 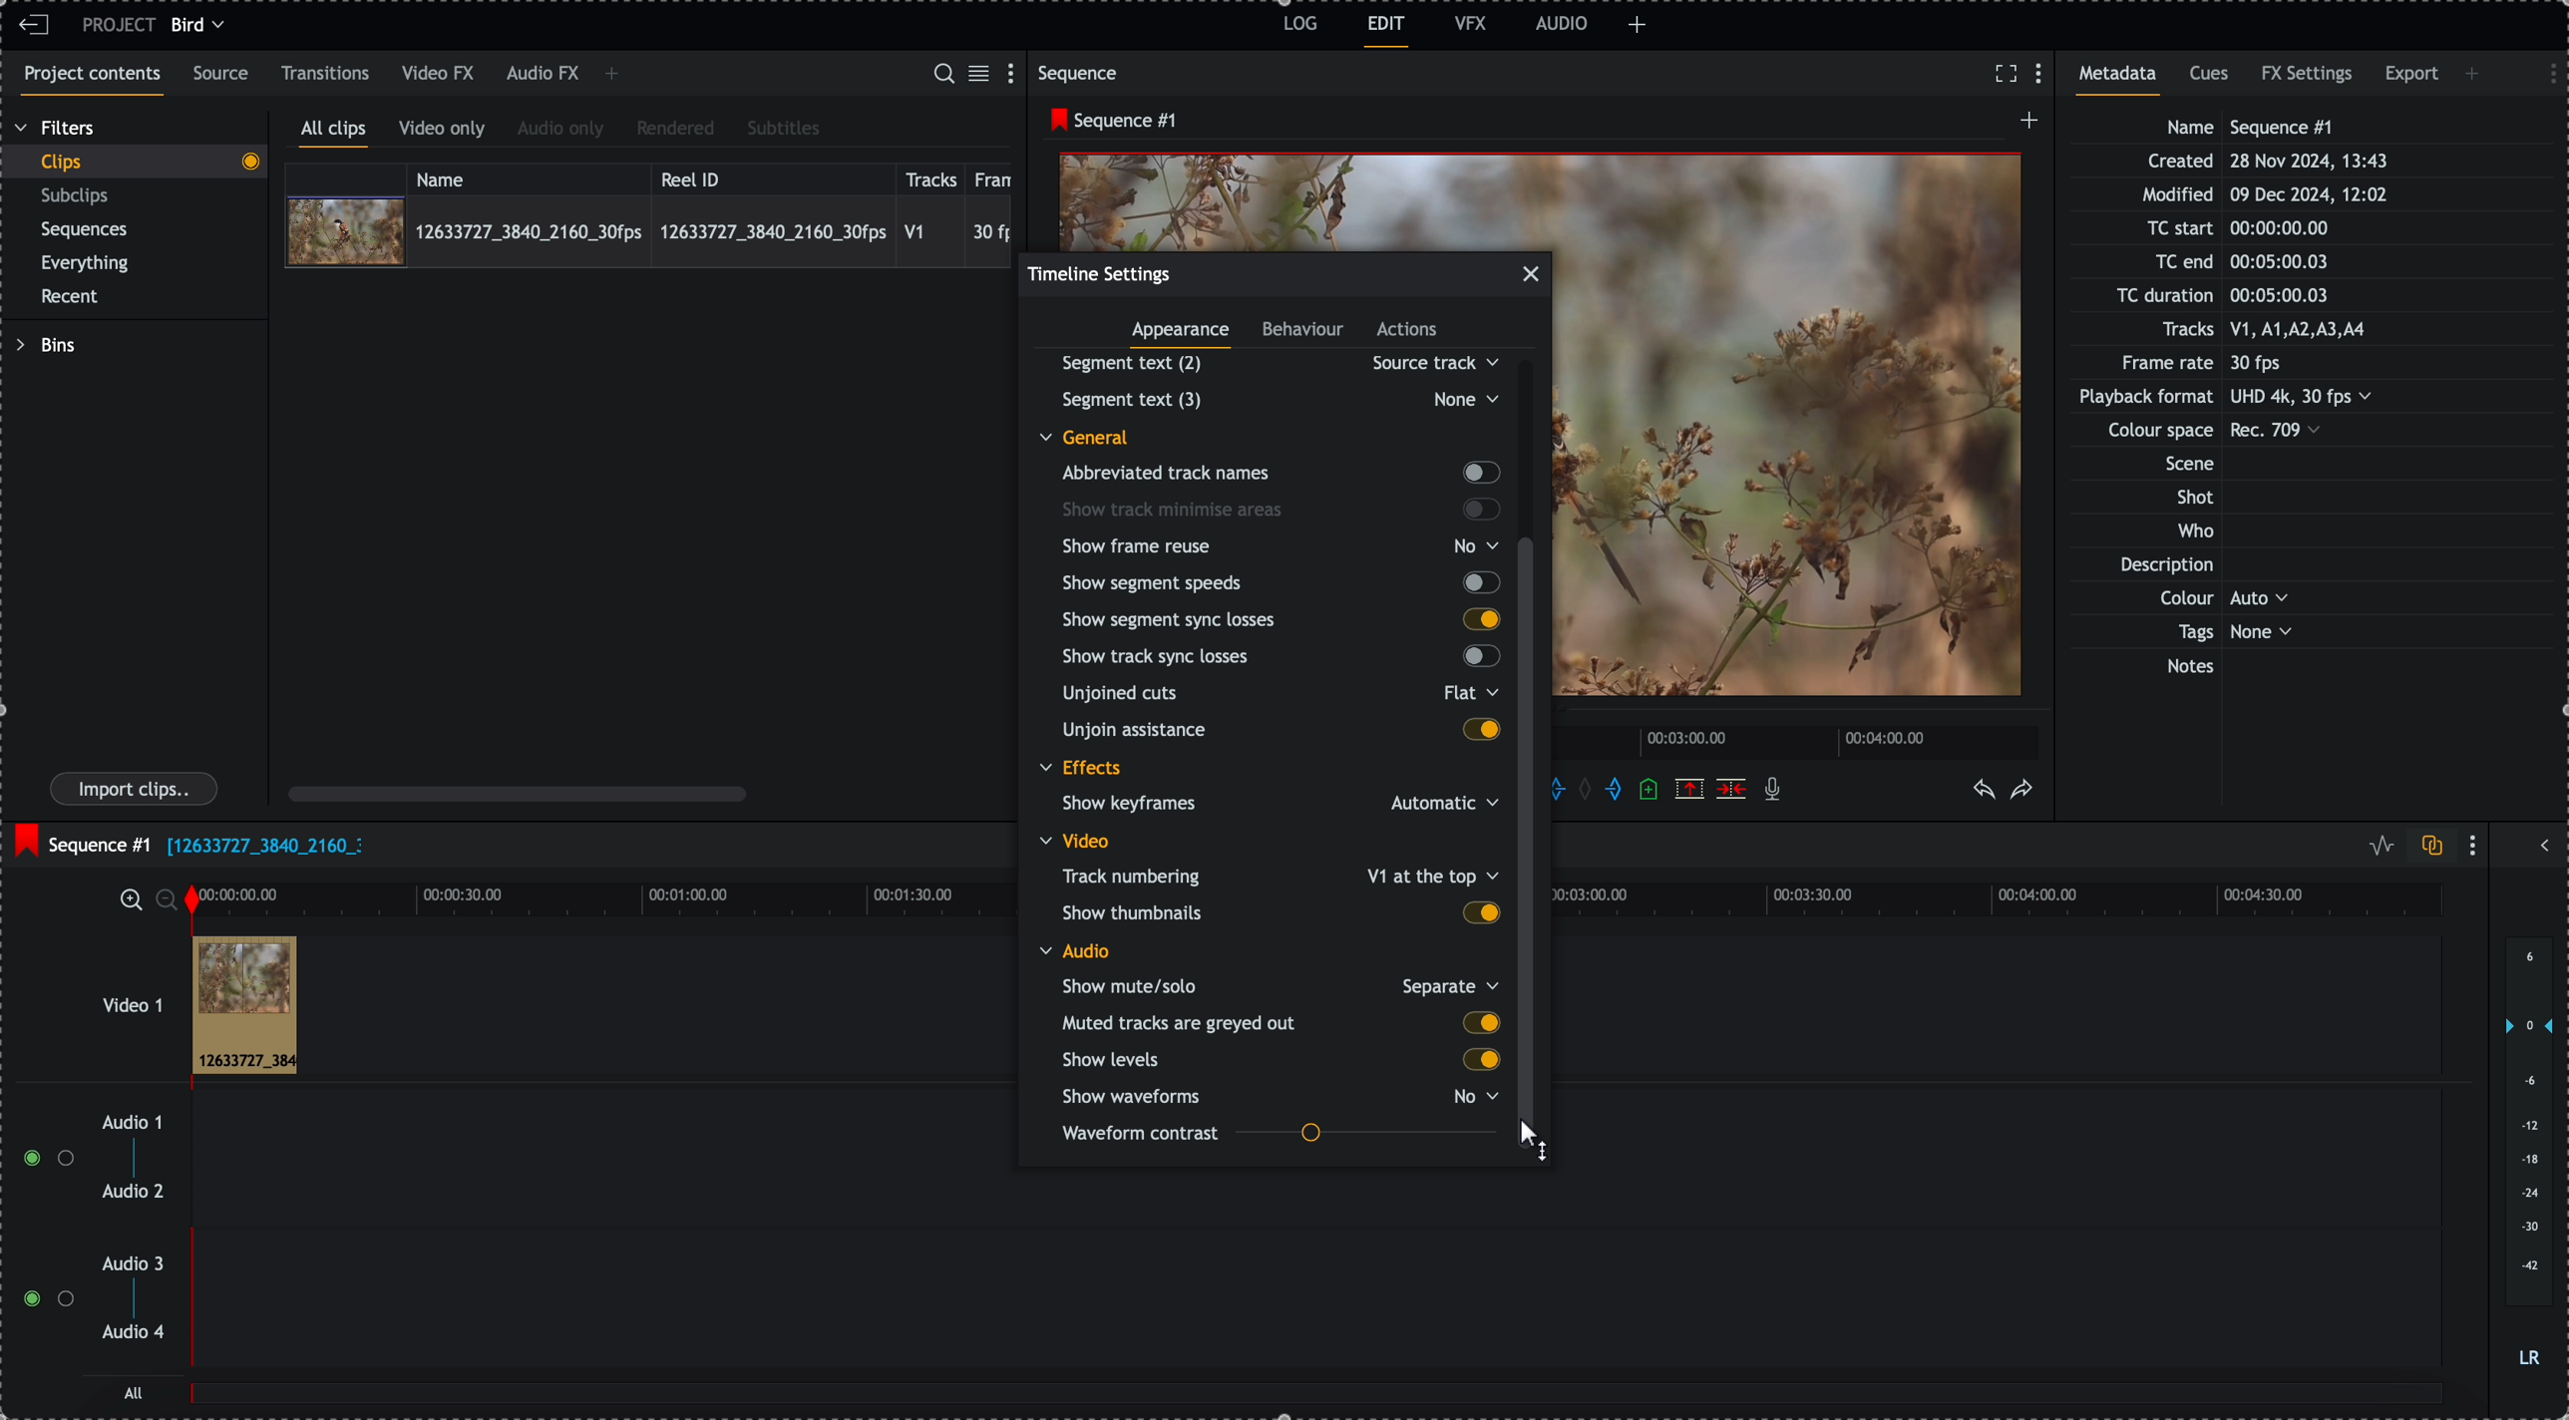 I want to click on show settings menu, so click(x=1015, y=72).